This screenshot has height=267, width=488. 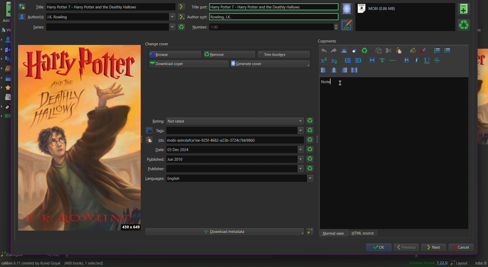 What do you see at coordinates (9, 40) in the screenshot?
I see `Authors` at bounding box center [9, 40].